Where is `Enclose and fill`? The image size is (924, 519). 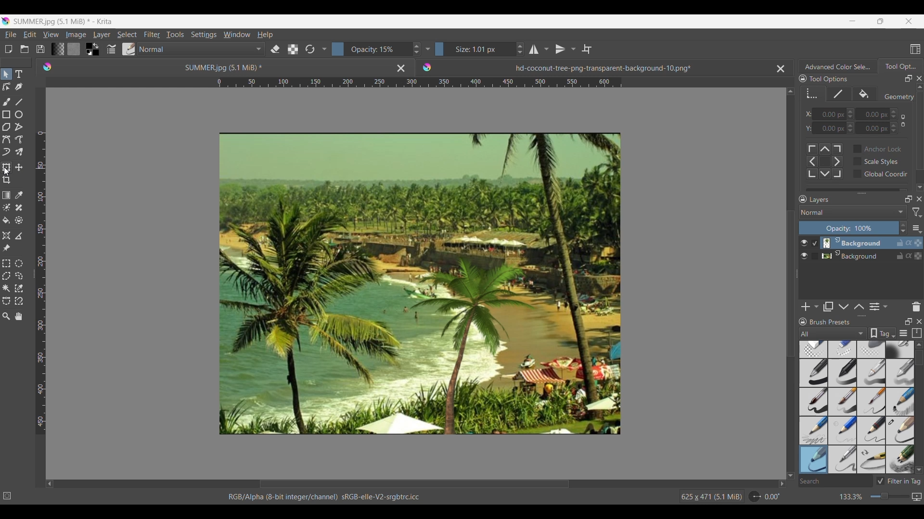
Enclose and fill is located at coordinates (18, 221).